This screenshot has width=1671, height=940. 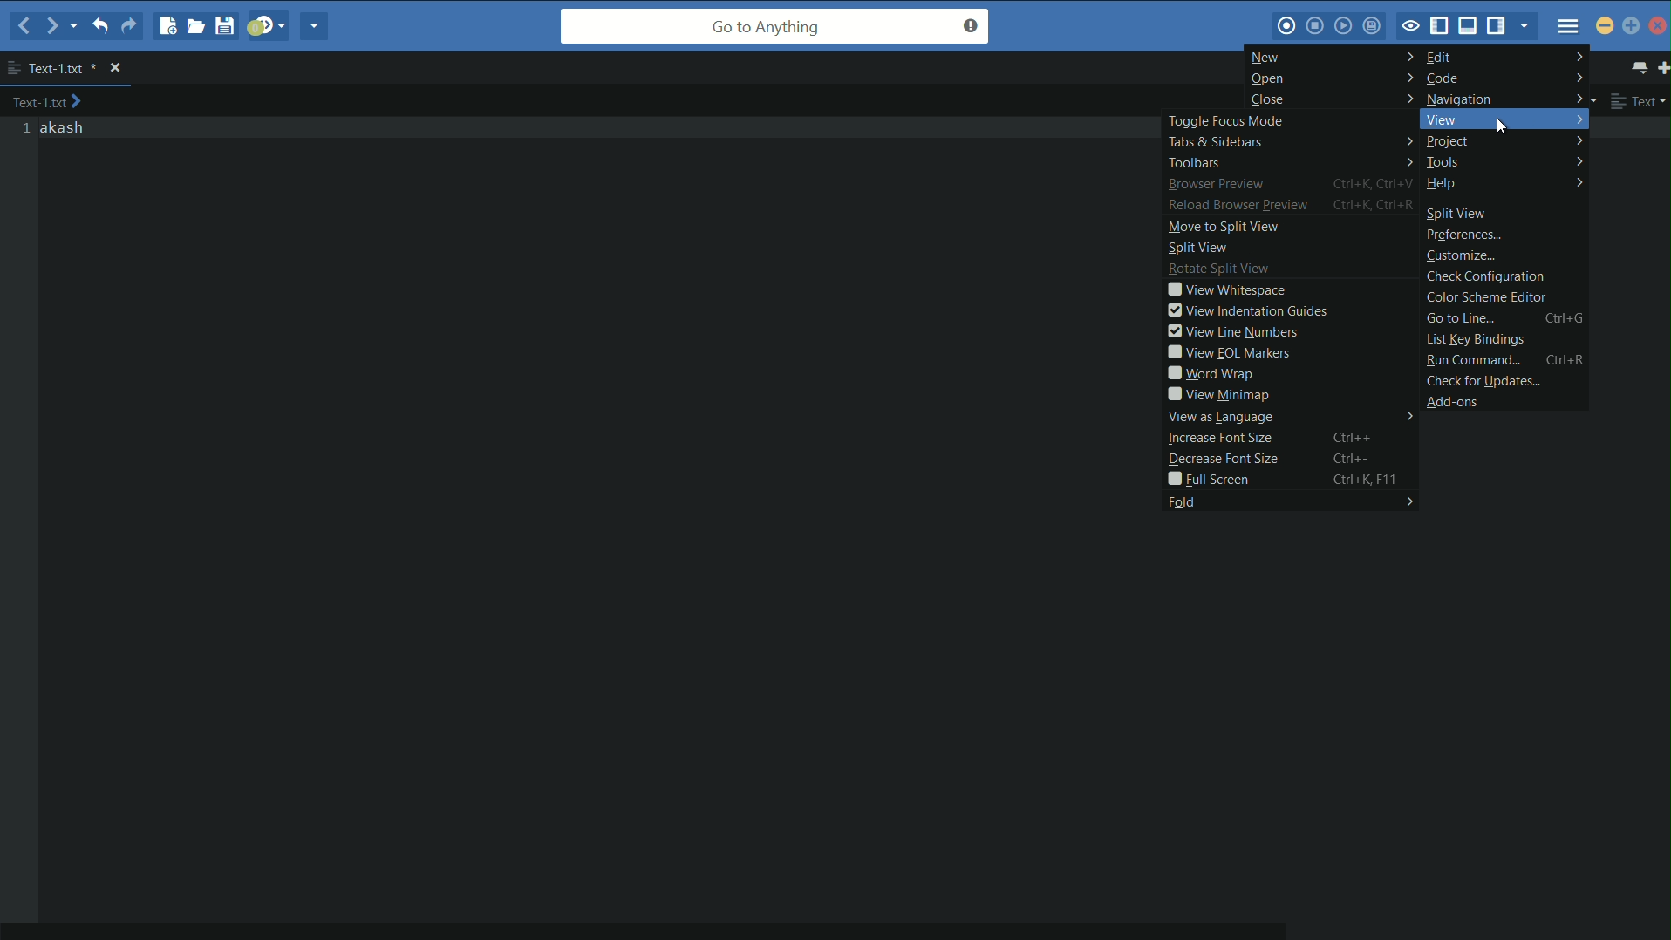 I want to click on show specific sidebar/tab, so click(x=1527, y=26).